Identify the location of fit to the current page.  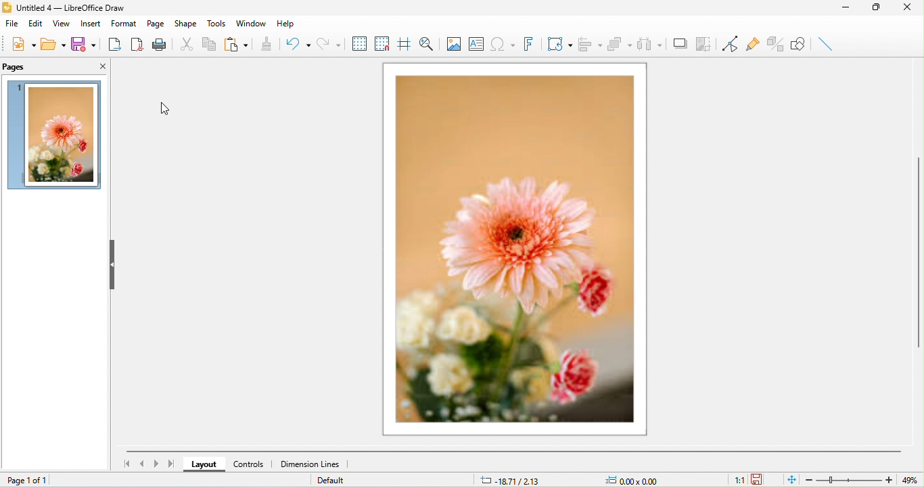
(790, 481).